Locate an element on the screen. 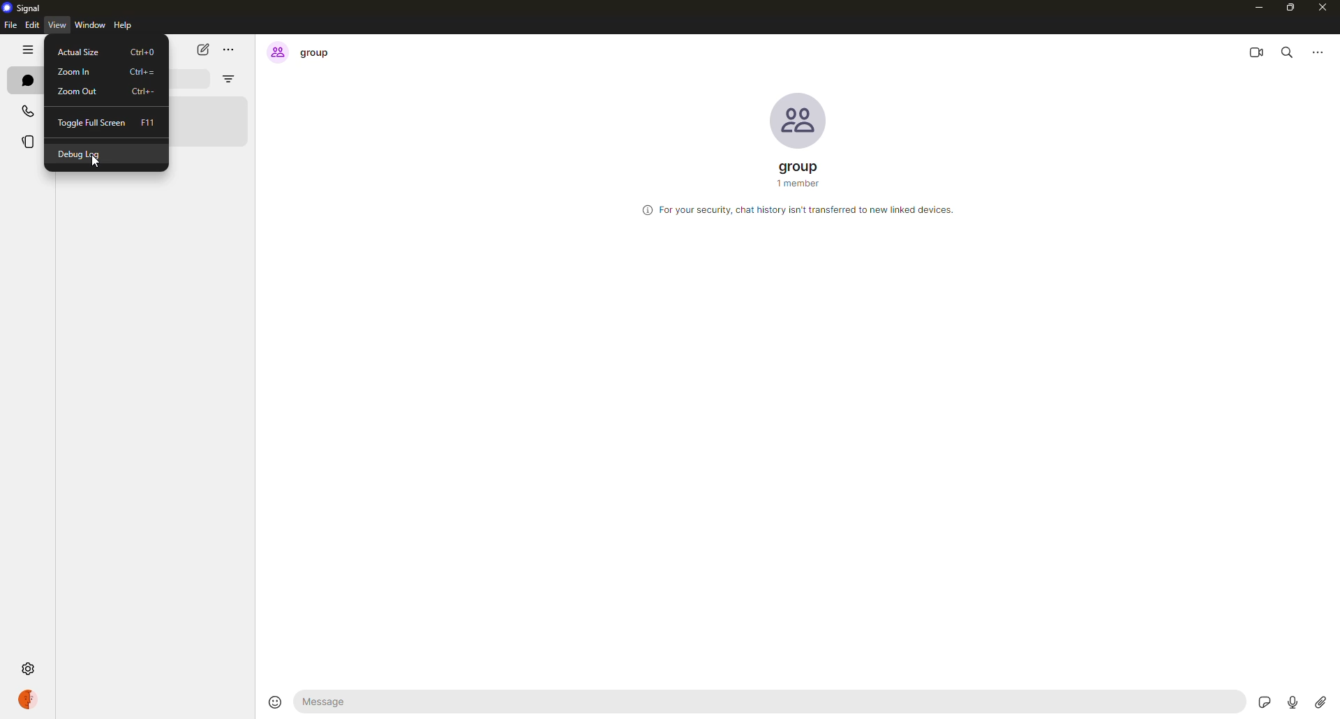 The height and width of the screenshot is (719, 1340). new chat is located at coordinates (203, 49).